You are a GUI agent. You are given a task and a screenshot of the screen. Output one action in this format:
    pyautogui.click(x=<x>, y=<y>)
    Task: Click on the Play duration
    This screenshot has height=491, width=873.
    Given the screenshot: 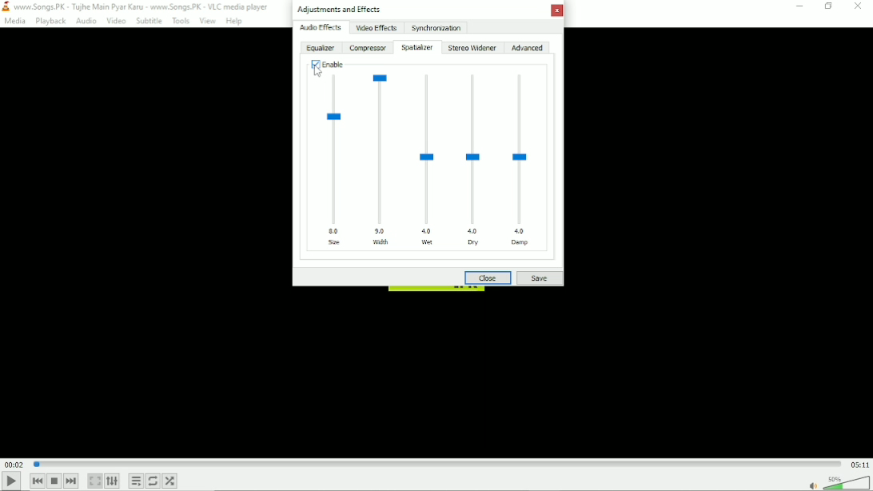 What is the action you would take?
    pyautogui.click(x=437, y=463)
    